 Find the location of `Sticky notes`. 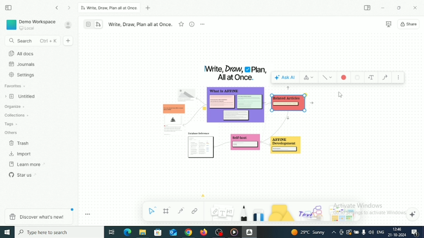

Sticky notes is located at coordinates (236, 107).